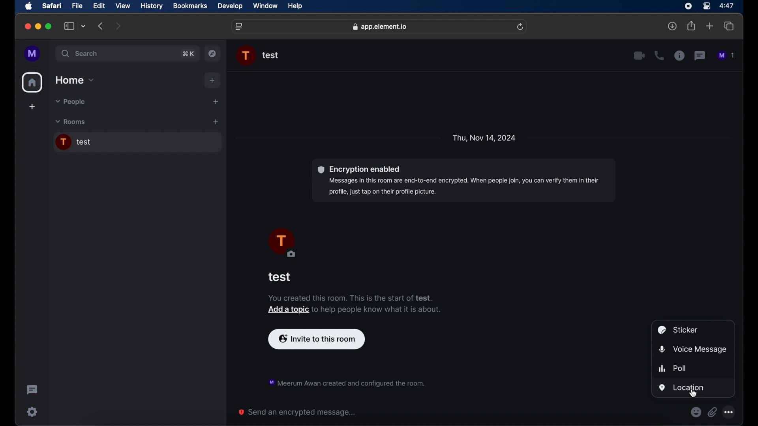 The image size is (758, 426). What do you see at coordinates (213, 80) in the screenshot?
I see `add` at bounding box center [213, 80].